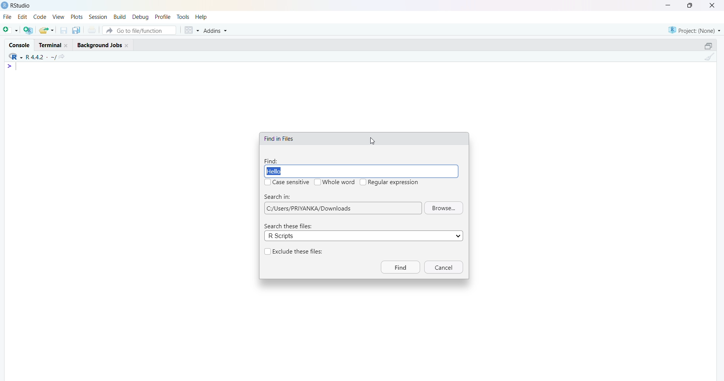 The height and width of the screenshot is (381, 724). Describe the element at coordinates (691, 5) in the screenshot. I see `maximise` at that location.